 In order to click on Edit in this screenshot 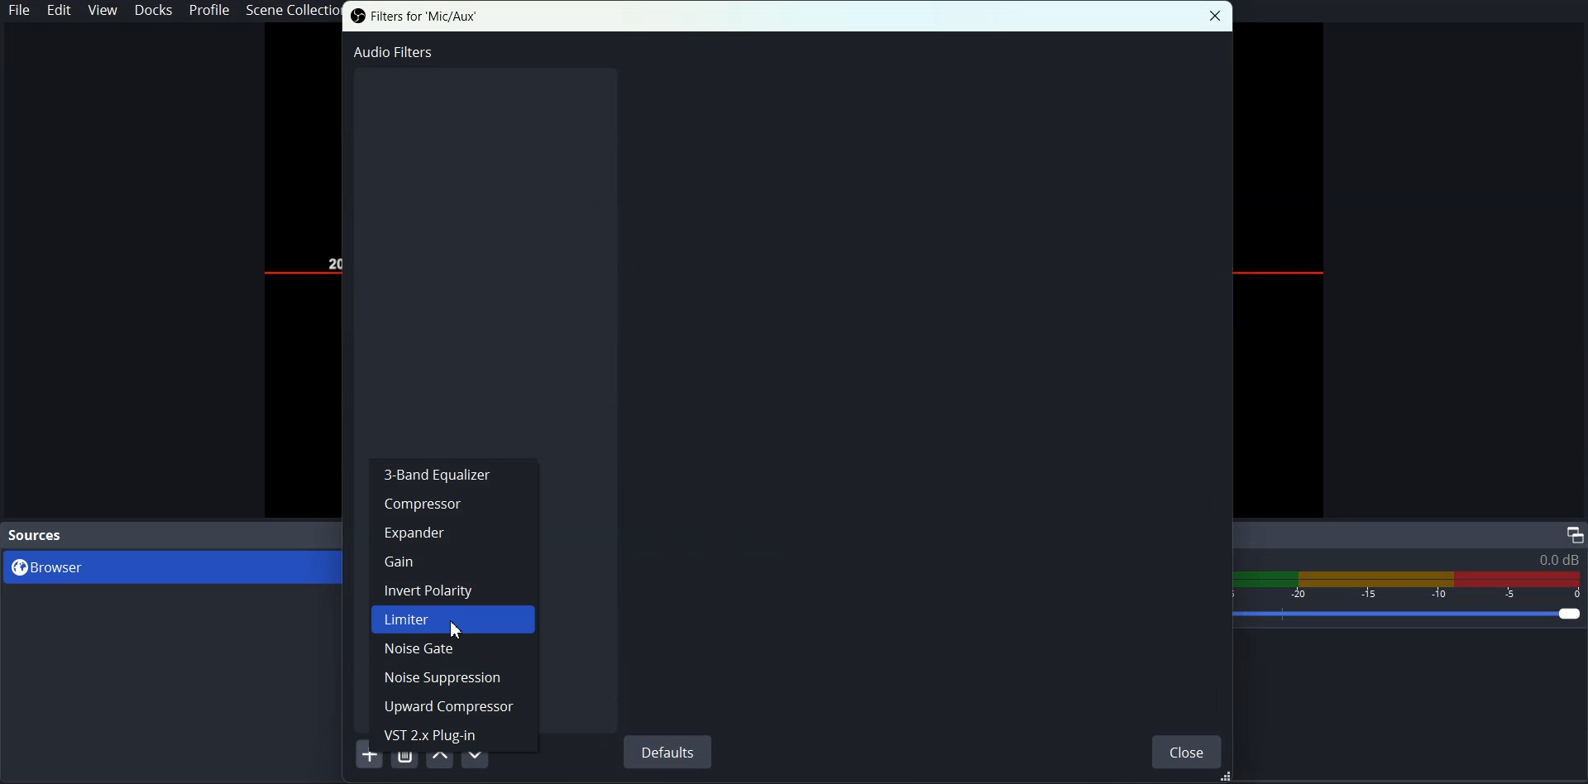, I will do `click(61, 11)`.